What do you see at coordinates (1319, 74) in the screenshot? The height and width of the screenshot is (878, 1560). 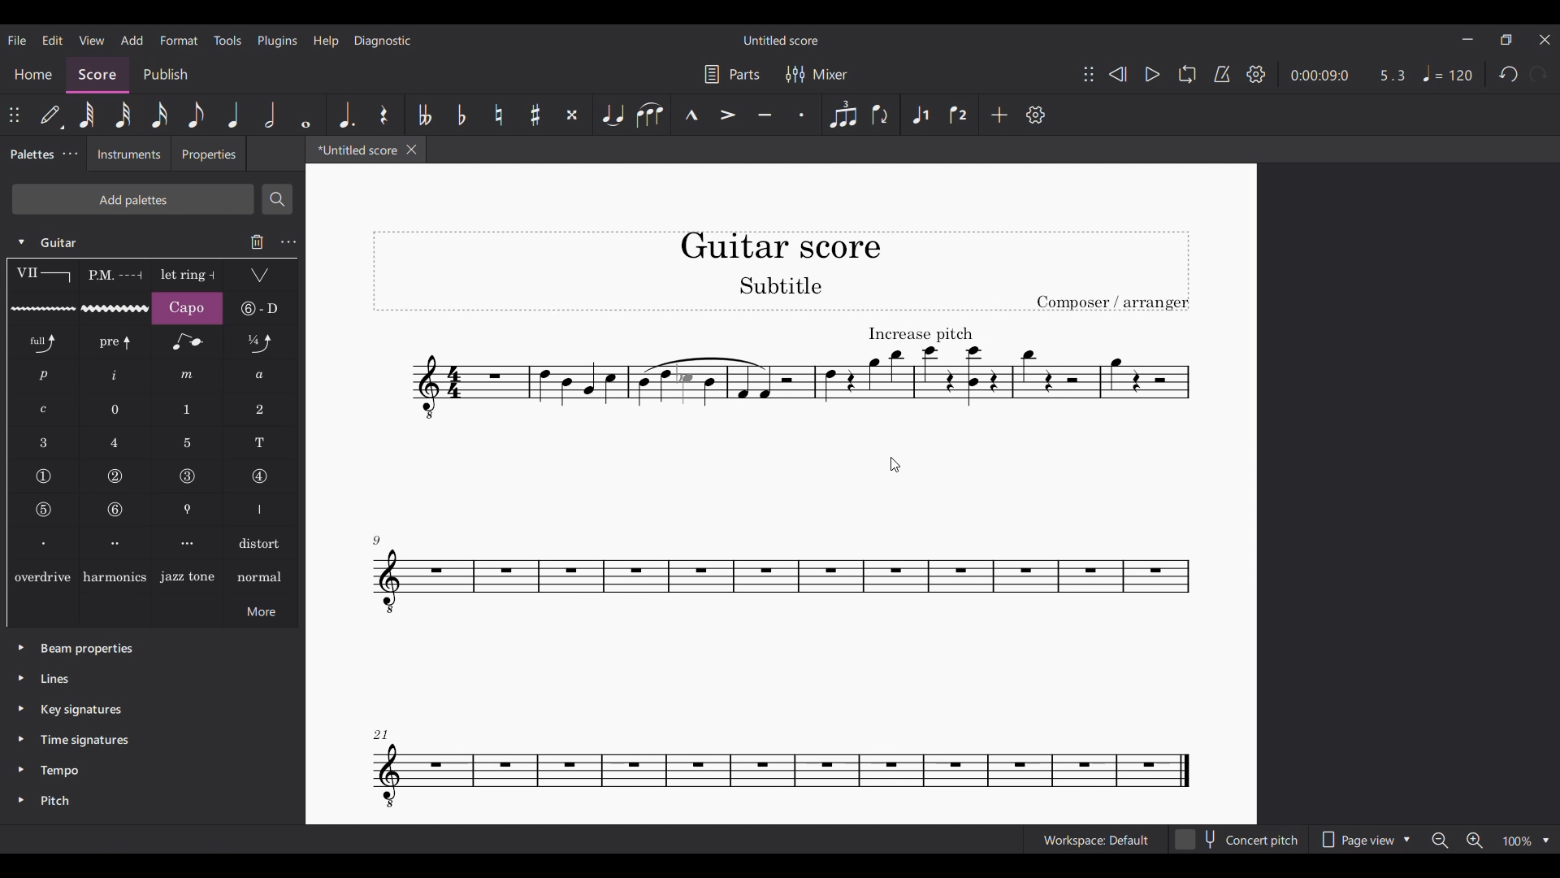 I see `Current duration` at bounding box center [1319, 74].